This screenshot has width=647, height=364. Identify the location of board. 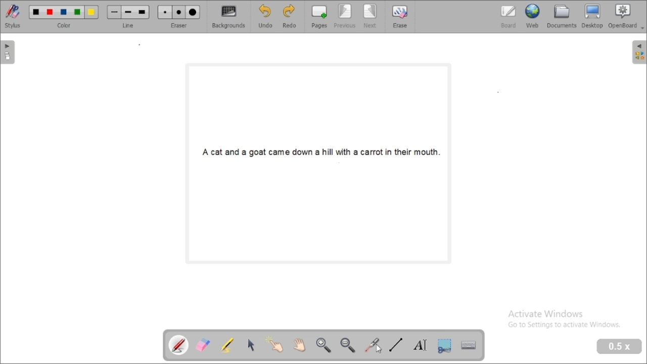
(508, 17).